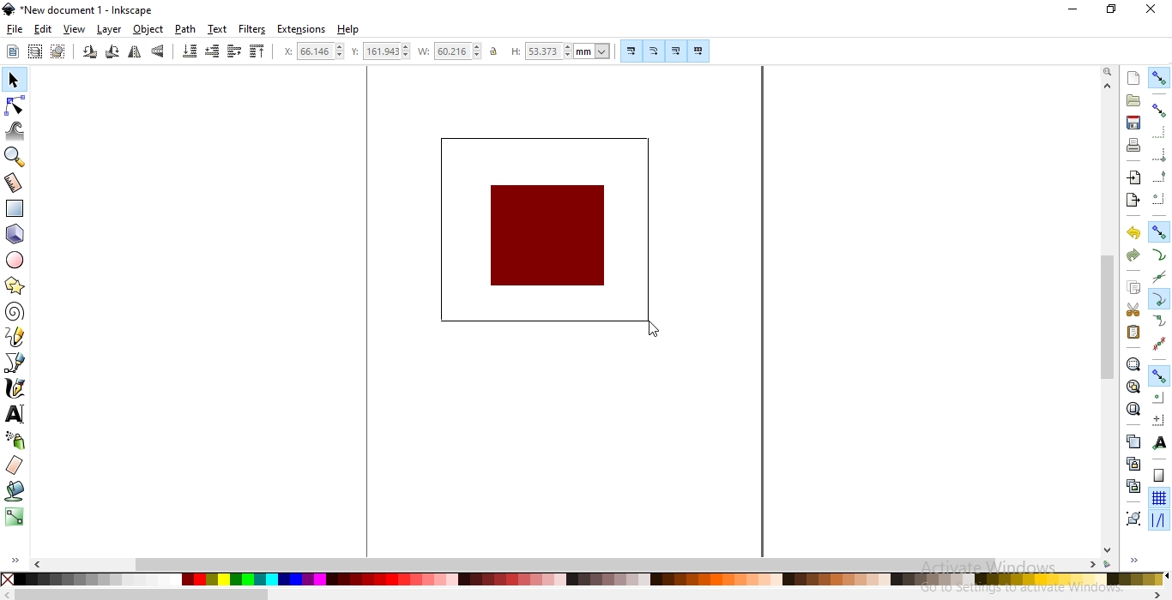 The width and height of the screenshot is (1172, 600). I want to click on scale thestoke width by the same proportion, so click(630, 51).